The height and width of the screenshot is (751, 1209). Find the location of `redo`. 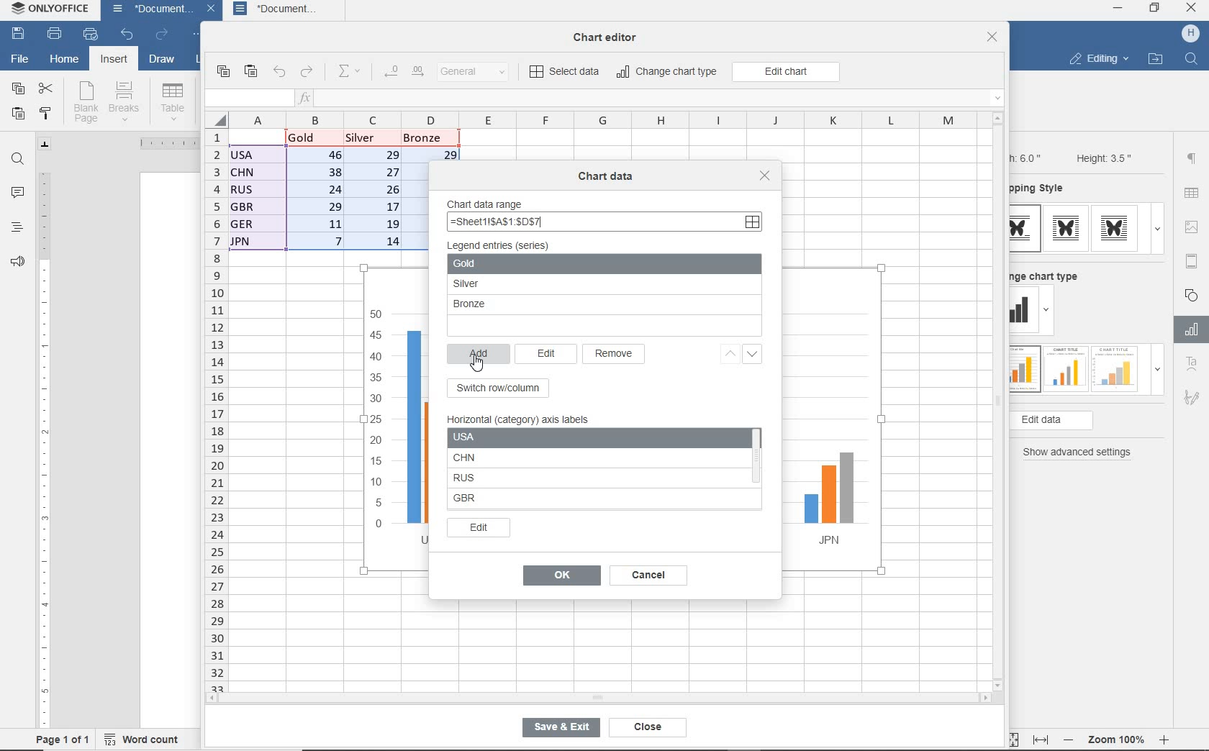

redo is located at coordinates (161, 35).